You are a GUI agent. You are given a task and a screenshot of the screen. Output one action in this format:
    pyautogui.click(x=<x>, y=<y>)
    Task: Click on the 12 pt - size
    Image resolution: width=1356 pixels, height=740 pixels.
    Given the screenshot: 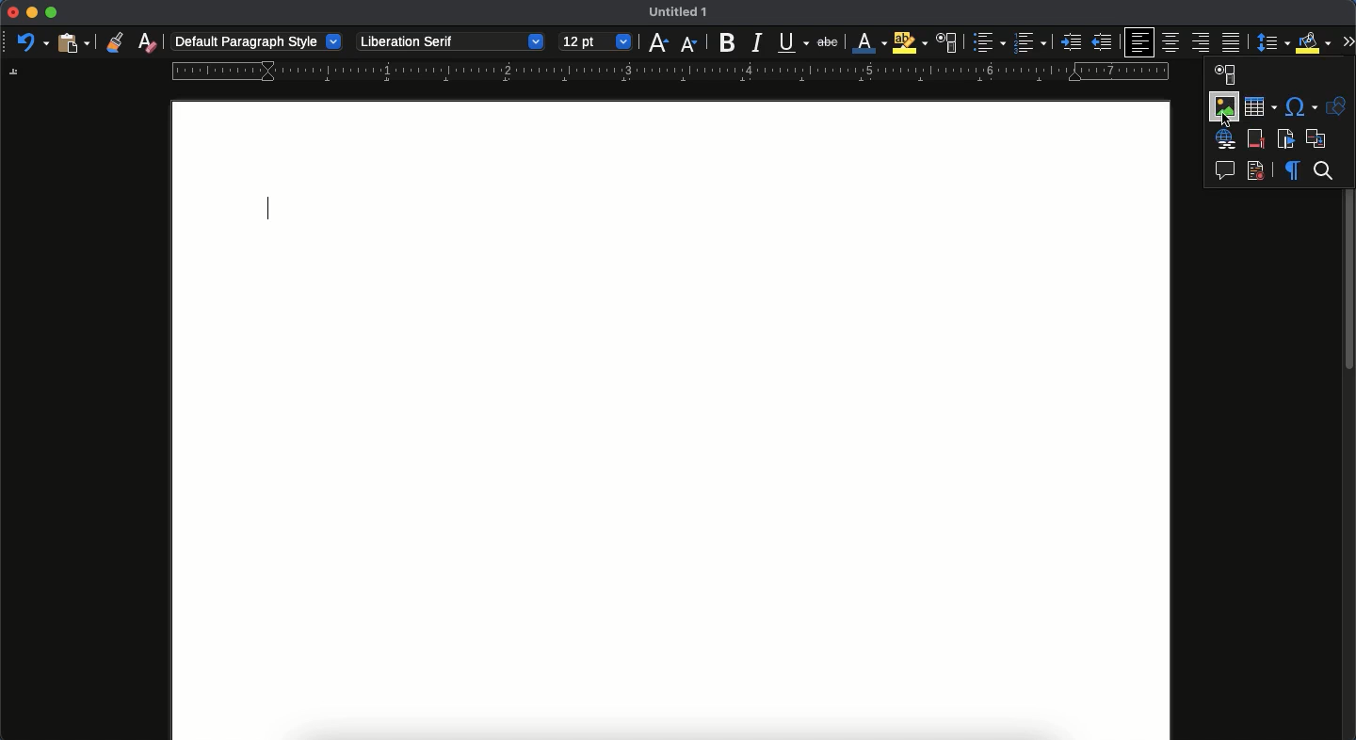 What is the action you would take?
    pyautogui.click(x=595, y=43)
    